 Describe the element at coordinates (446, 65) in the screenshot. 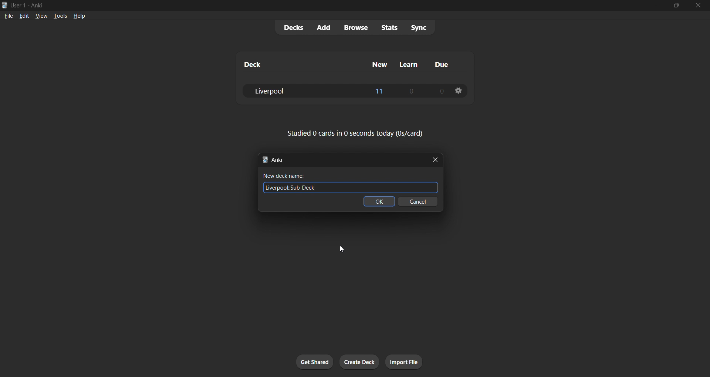

I see `due column` at that location.